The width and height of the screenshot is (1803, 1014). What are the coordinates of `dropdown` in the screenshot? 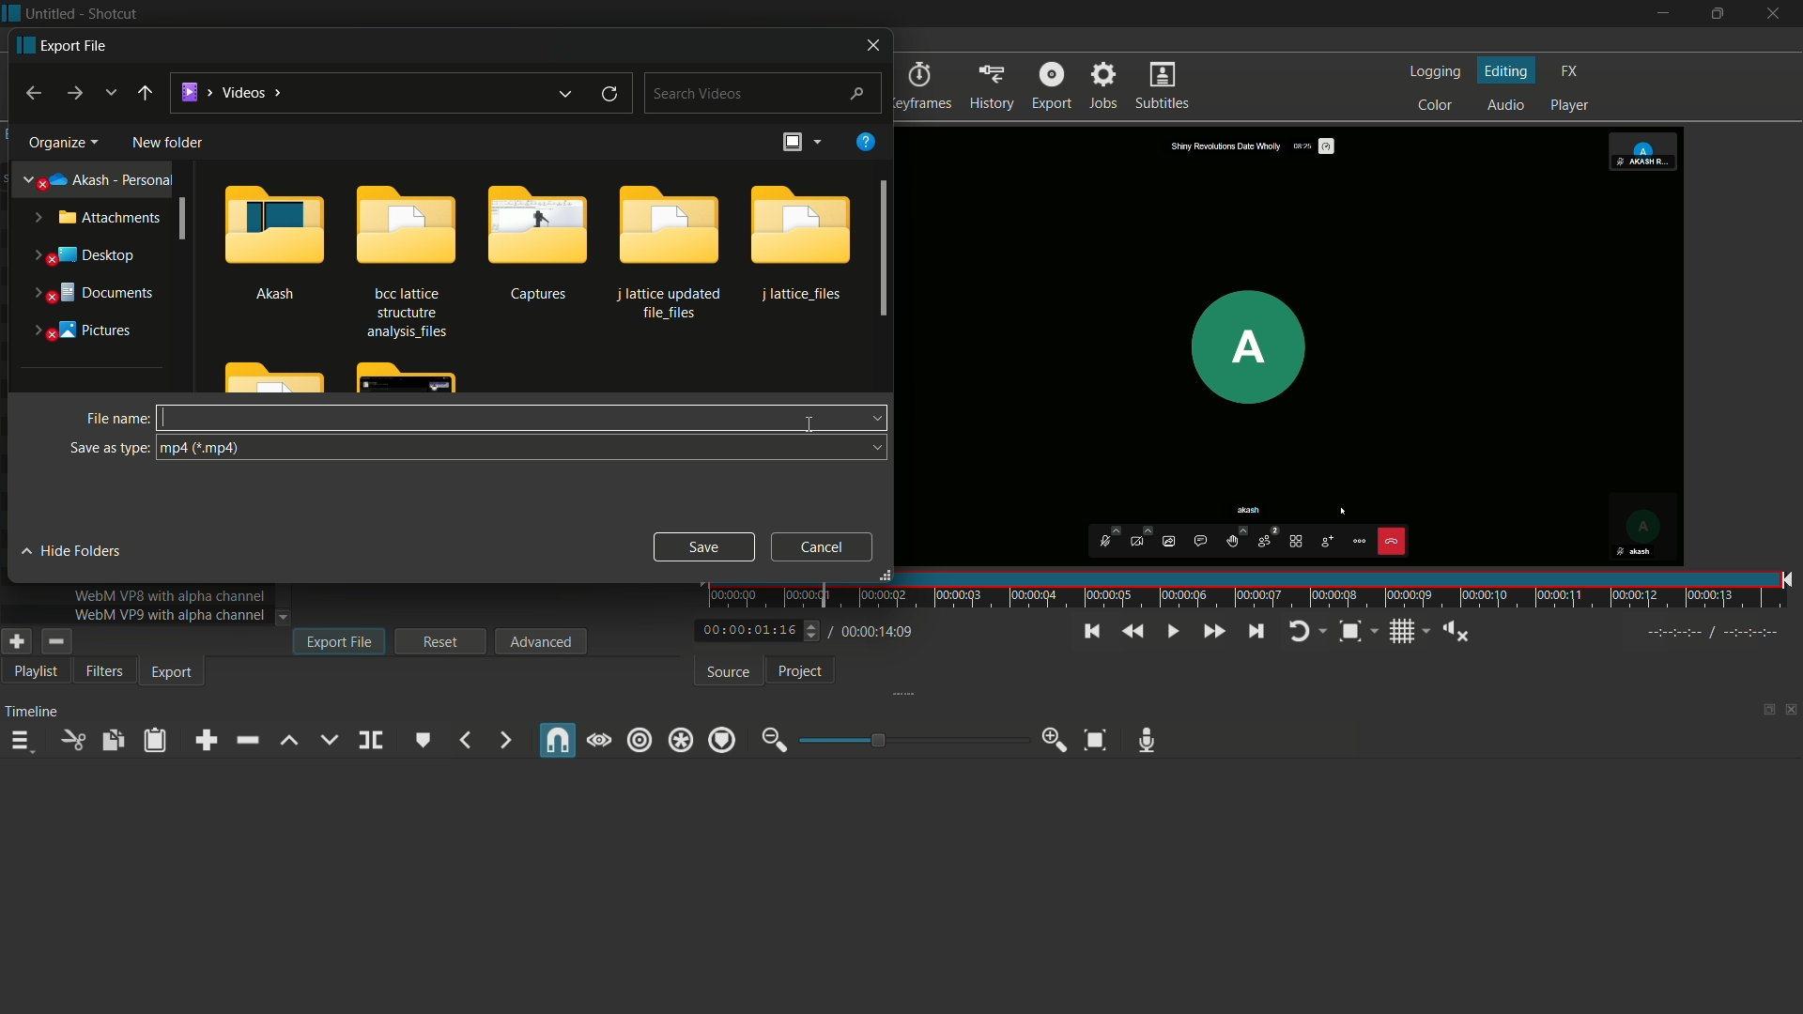 It's located at (871, 420).